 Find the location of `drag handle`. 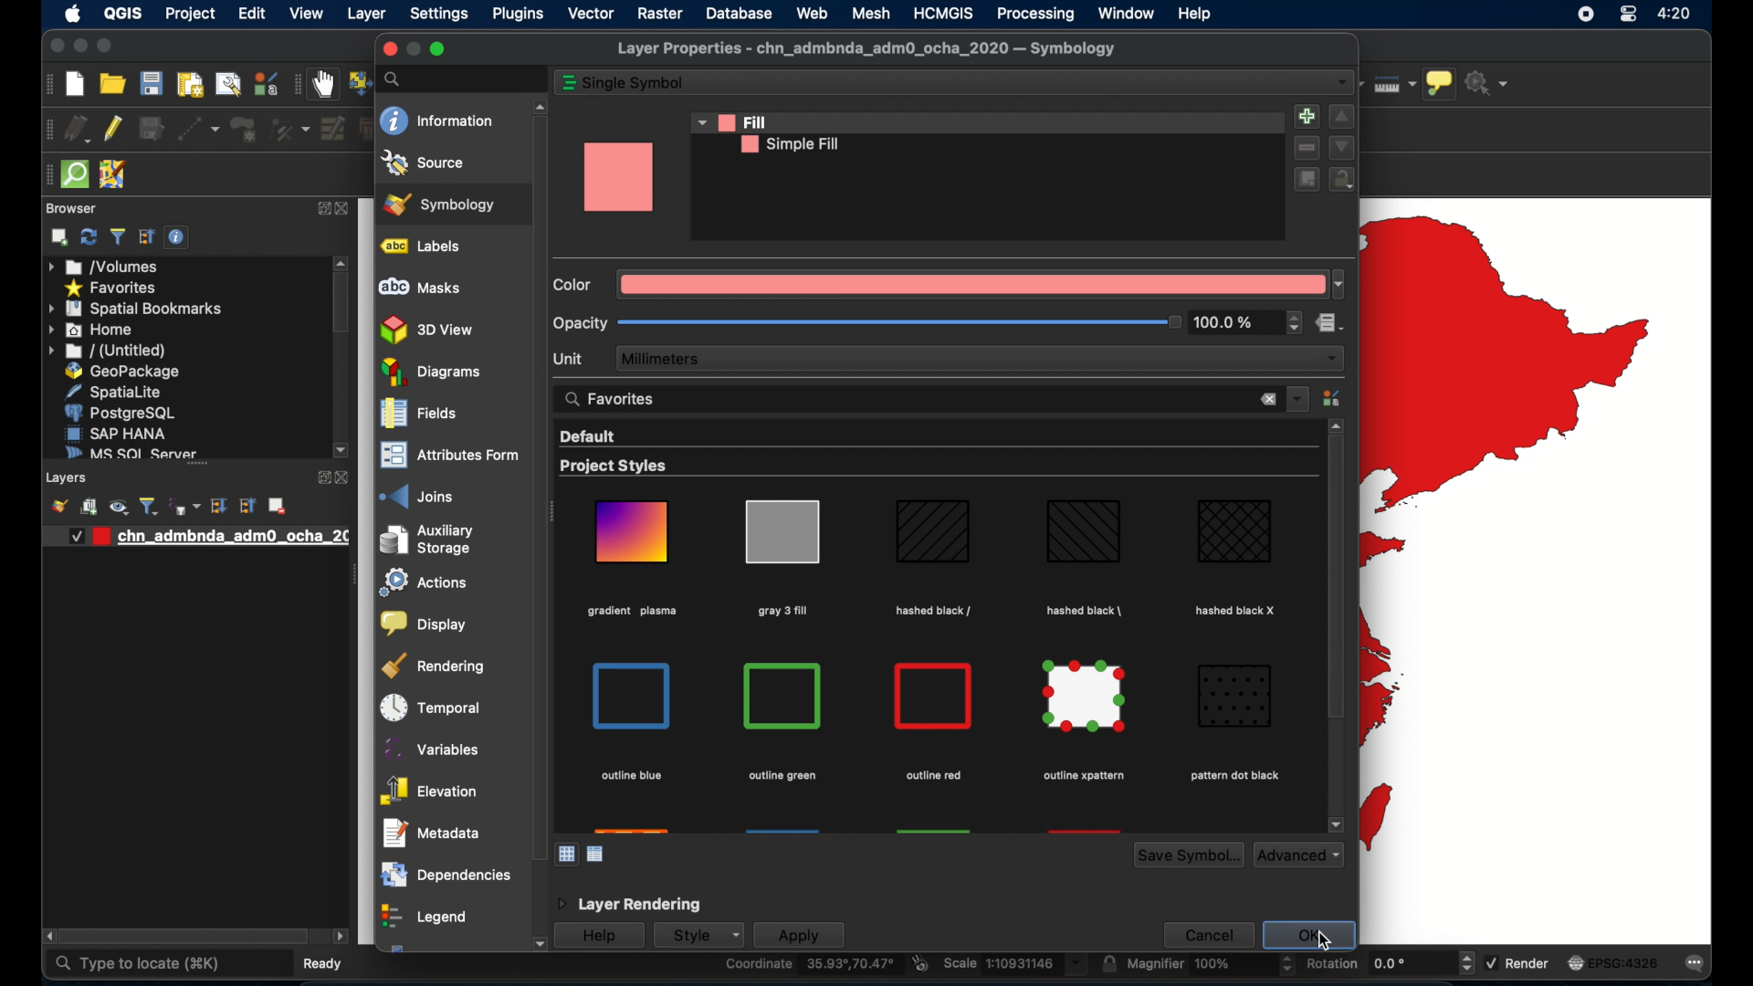

drag handle is located at coordinates (554, 514).